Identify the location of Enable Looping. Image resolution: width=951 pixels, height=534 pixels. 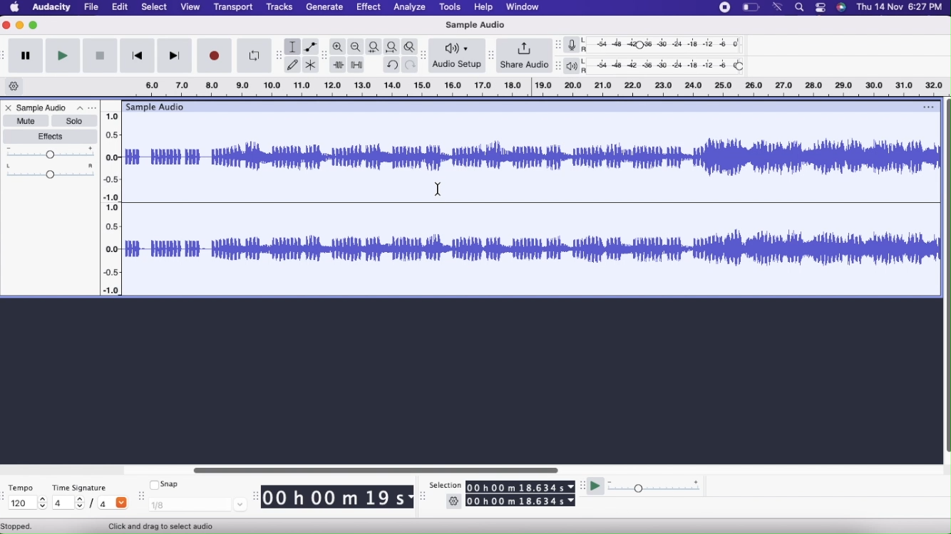
(255, 56).